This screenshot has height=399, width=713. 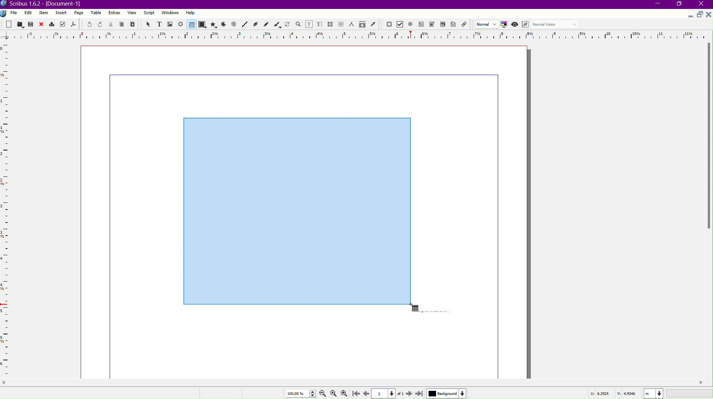 I want to click on Render Frame, so click(x=181, y=24).